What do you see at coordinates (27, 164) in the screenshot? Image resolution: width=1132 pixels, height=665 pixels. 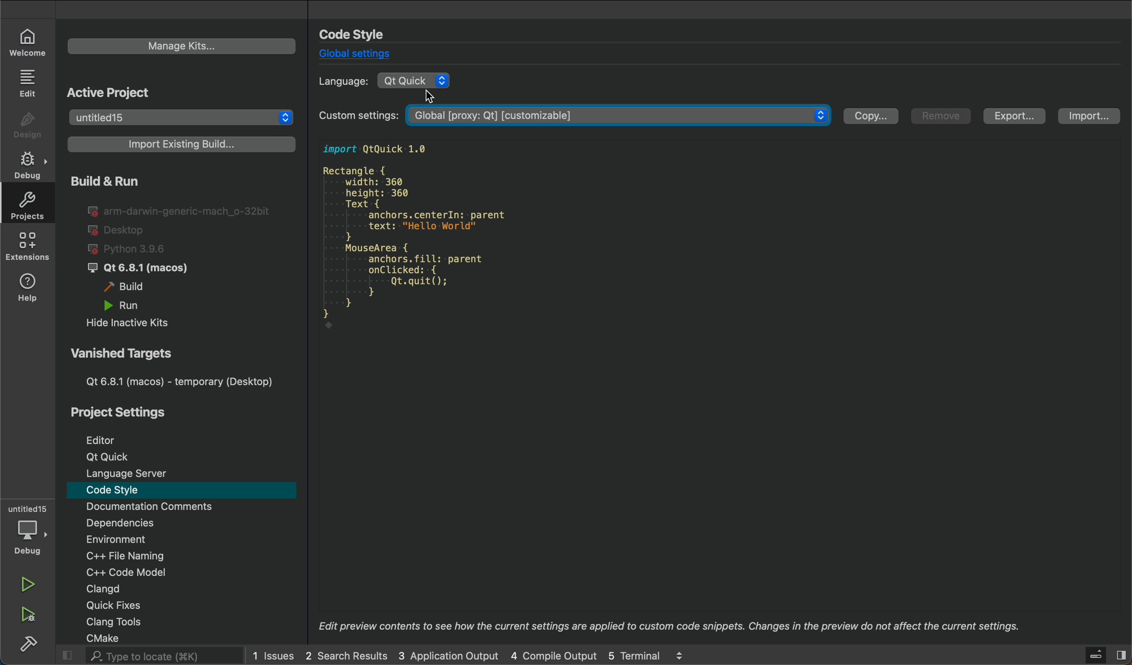 I see `debug` at bounding box center [27, 164].